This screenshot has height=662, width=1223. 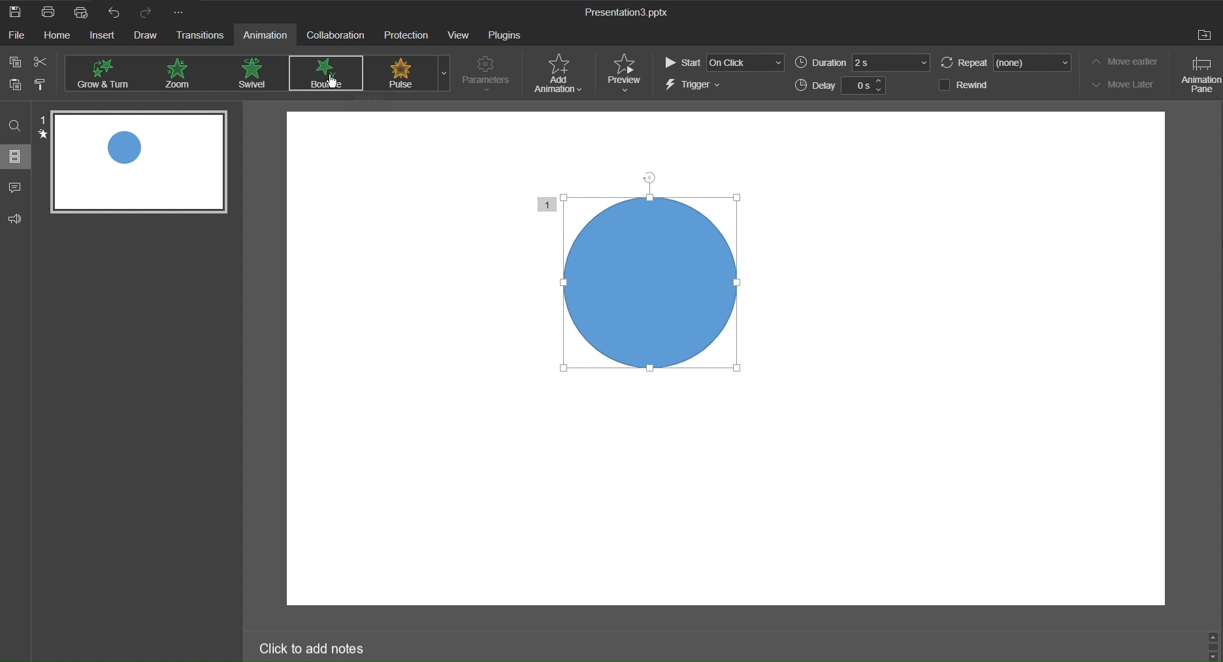 What do you see at coordinates (1205, 37) in the screenshot?
I see `Open File Location` at bounding box center [1205, 37].